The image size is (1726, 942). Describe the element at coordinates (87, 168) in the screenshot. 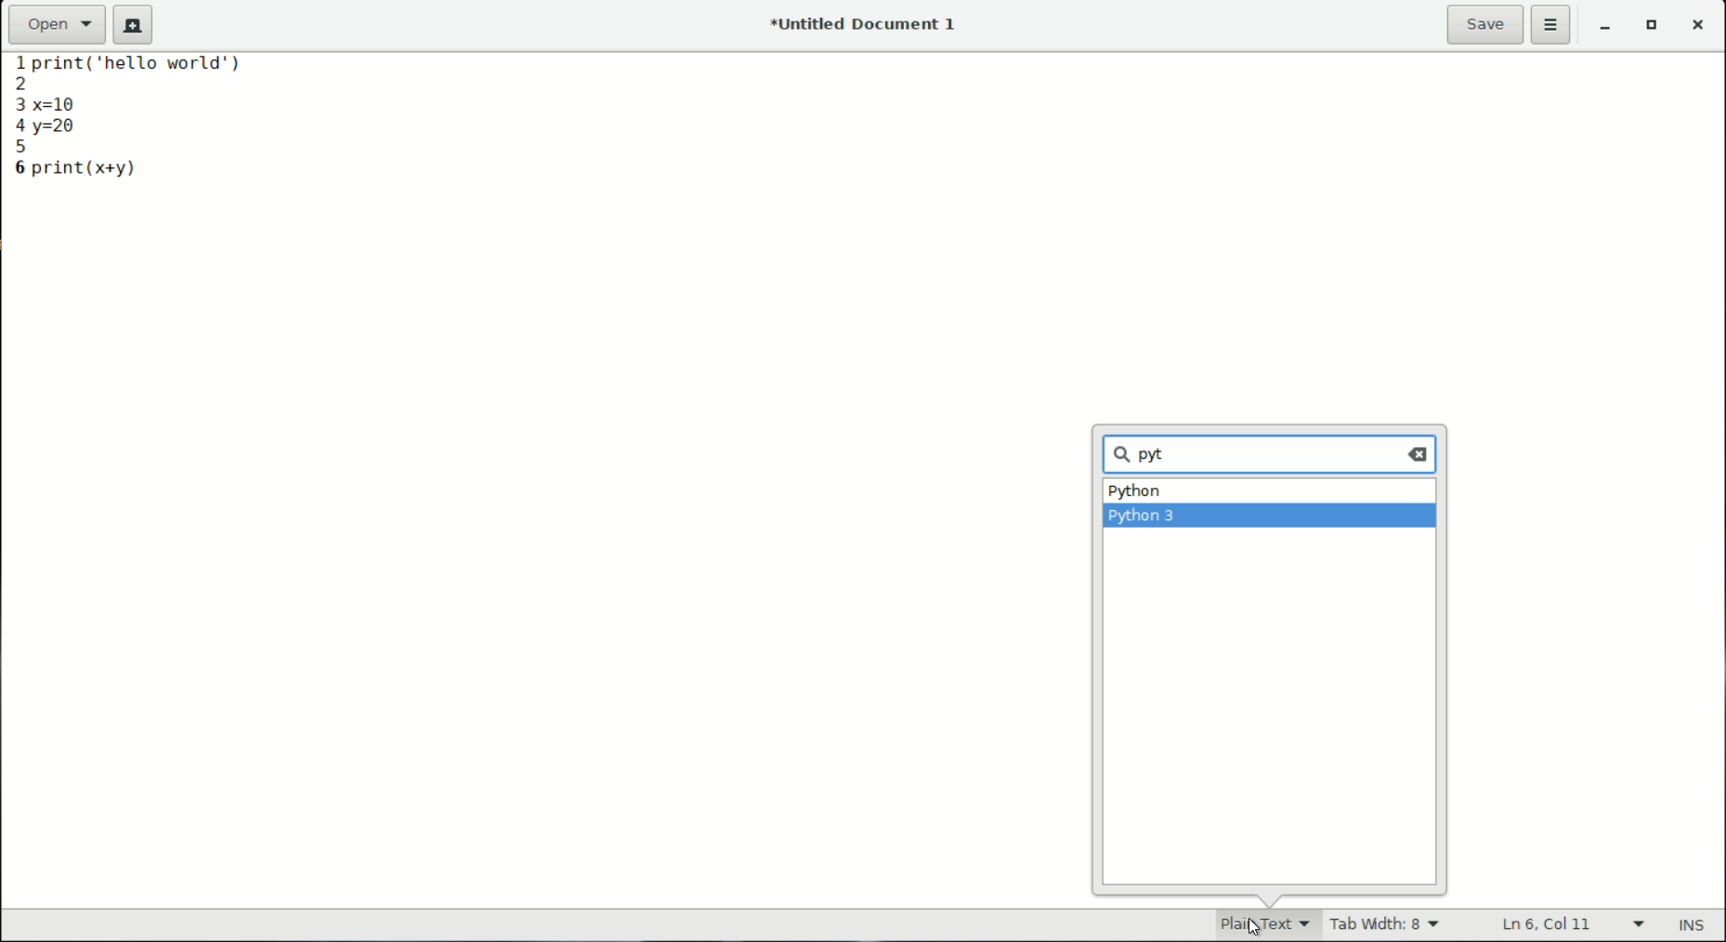

I see `print x + y` at that location.